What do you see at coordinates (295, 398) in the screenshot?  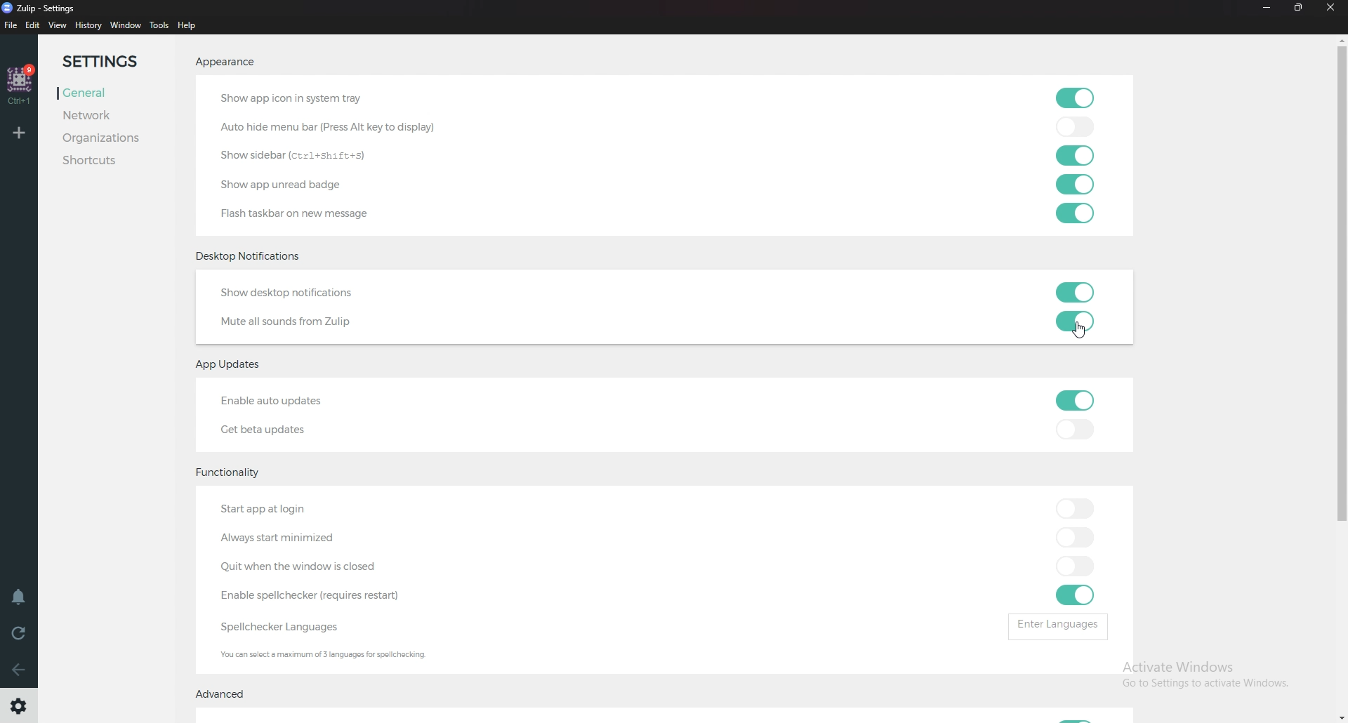 I see `enable auto updates` at bounding box center [295, 398].